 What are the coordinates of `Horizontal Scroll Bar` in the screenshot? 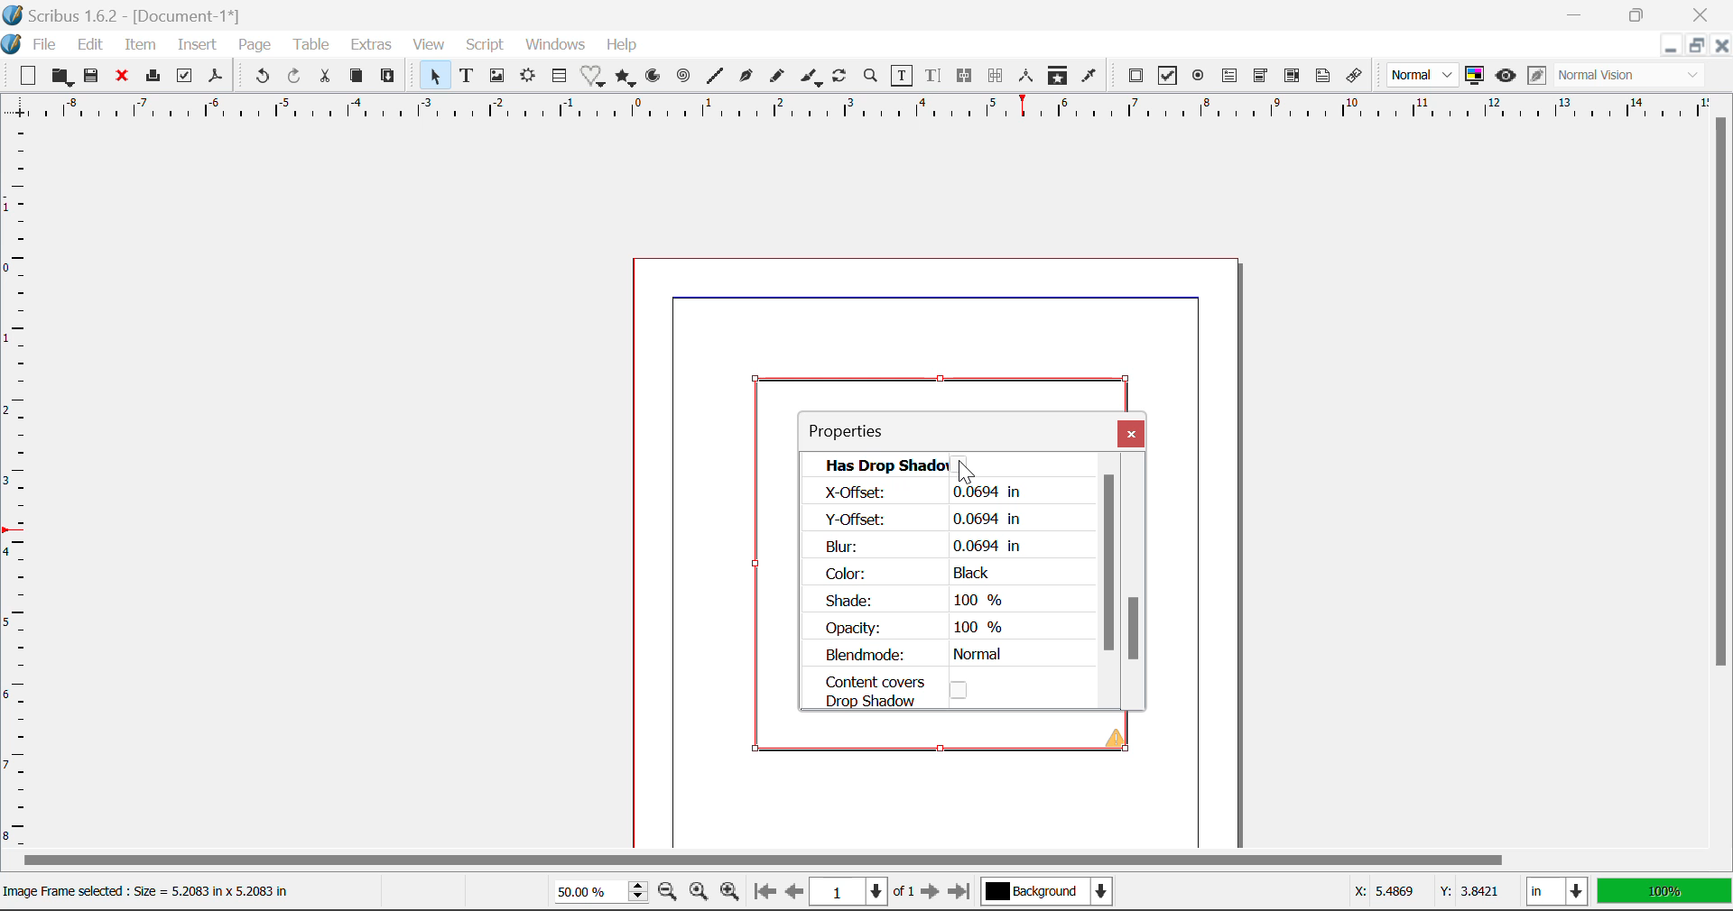 It's located at (843, 860).